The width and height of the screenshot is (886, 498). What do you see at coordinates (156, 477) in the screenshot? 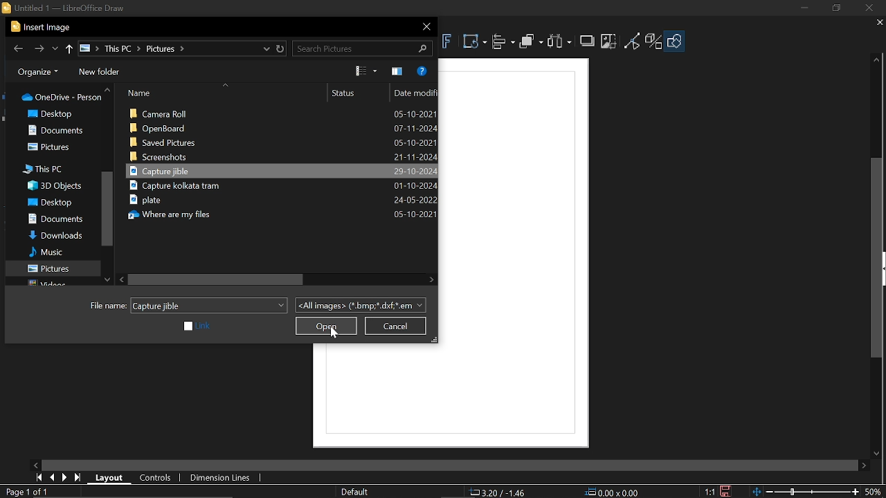
I see `Controls` at bounding box center [156, 477].